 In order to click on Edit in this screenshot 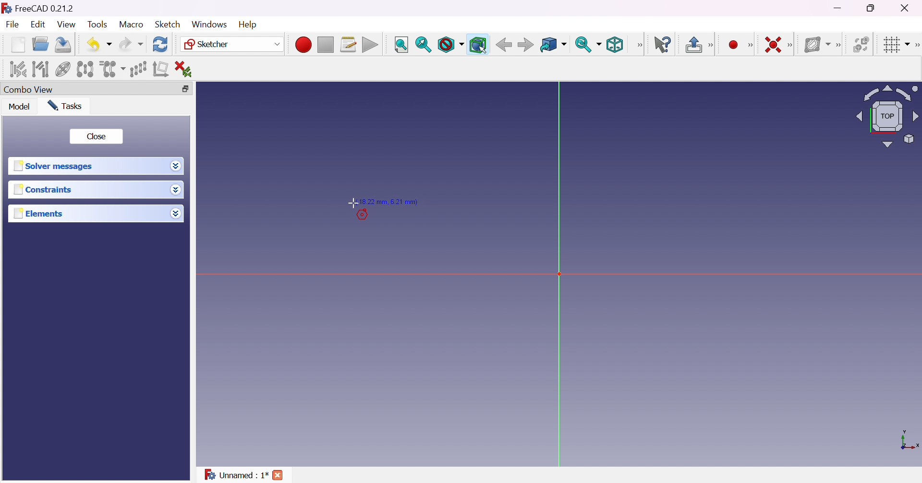, I will do `click(39, 24)`.